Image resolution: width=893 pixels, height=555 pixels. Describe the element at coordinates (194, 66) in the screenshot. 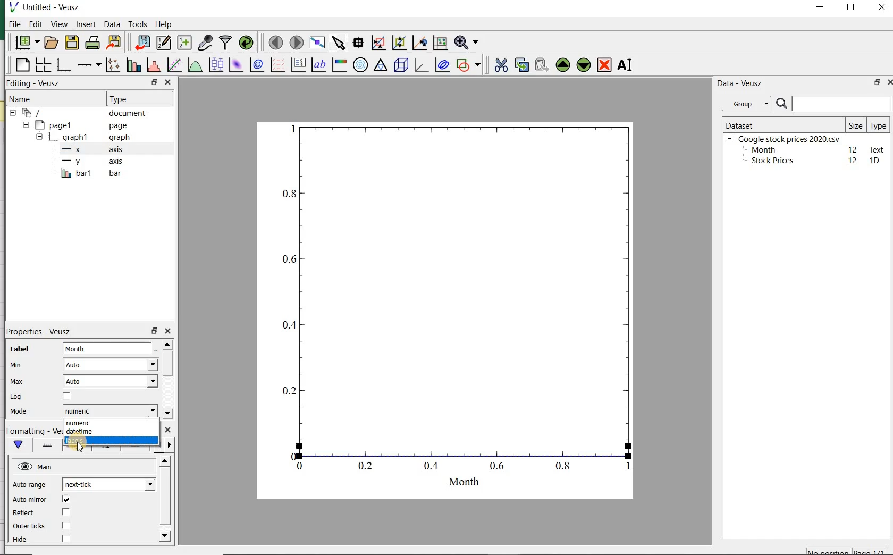

I see `plot a function` at that location.